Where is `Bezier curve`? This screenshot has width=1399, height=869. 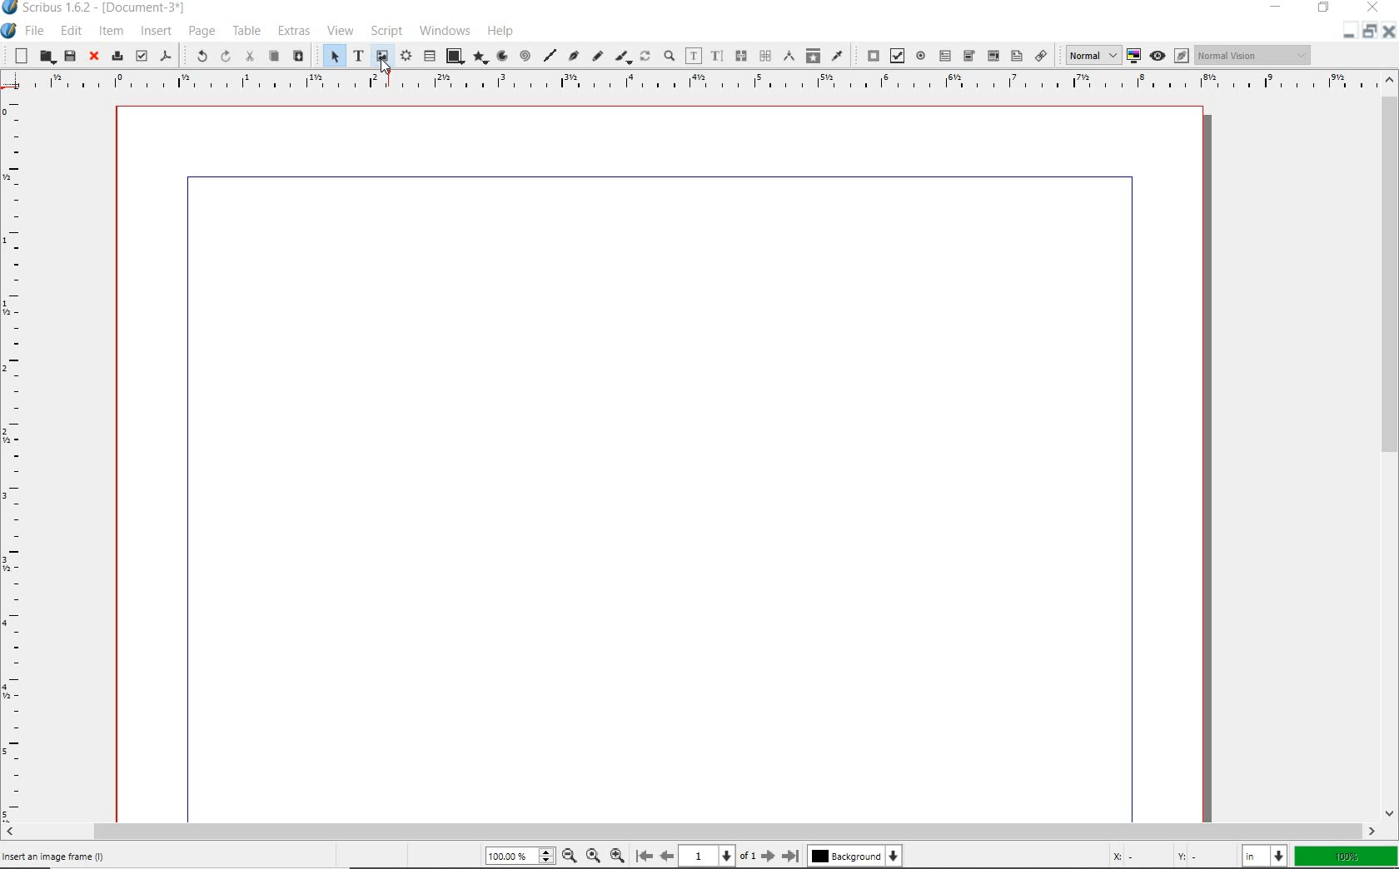 Bezier curve is located at coordinates (573, 55).